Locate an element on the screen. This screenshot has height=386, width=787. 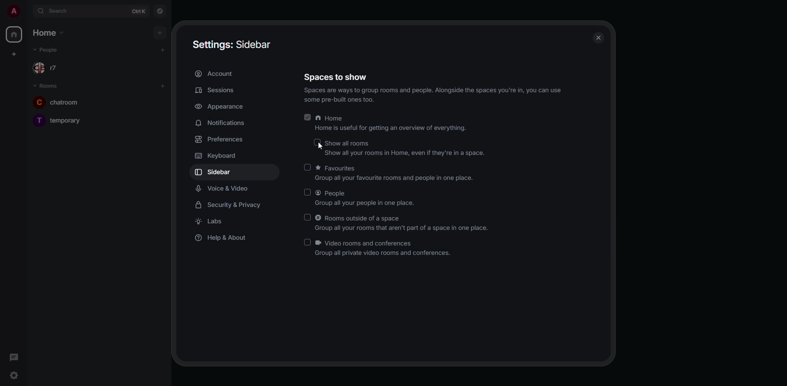
threads is located at coordinates (14, 358).